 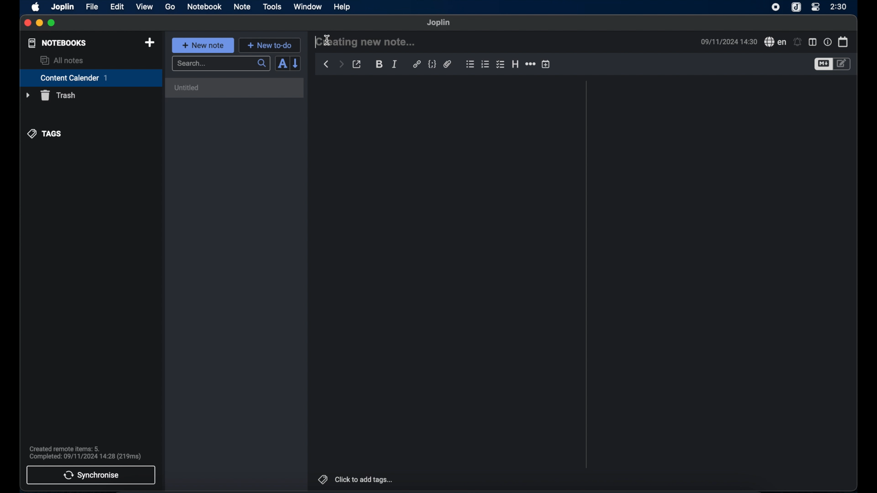 I want to click on Created remote items: 5.
Completed: 09/11/2024 14:28 (219ms), so click(x=88, y=451).